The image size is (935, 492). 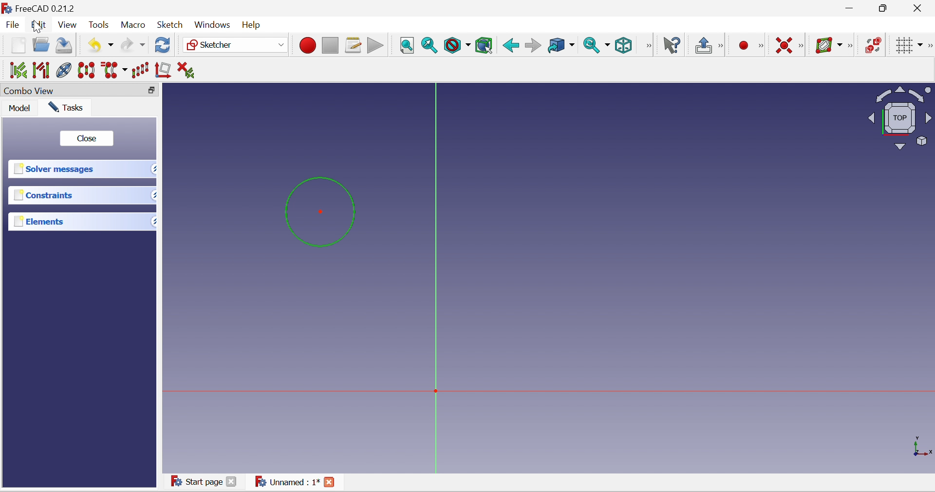 I want to click on Rectangular array, so click(x=139, y=70).